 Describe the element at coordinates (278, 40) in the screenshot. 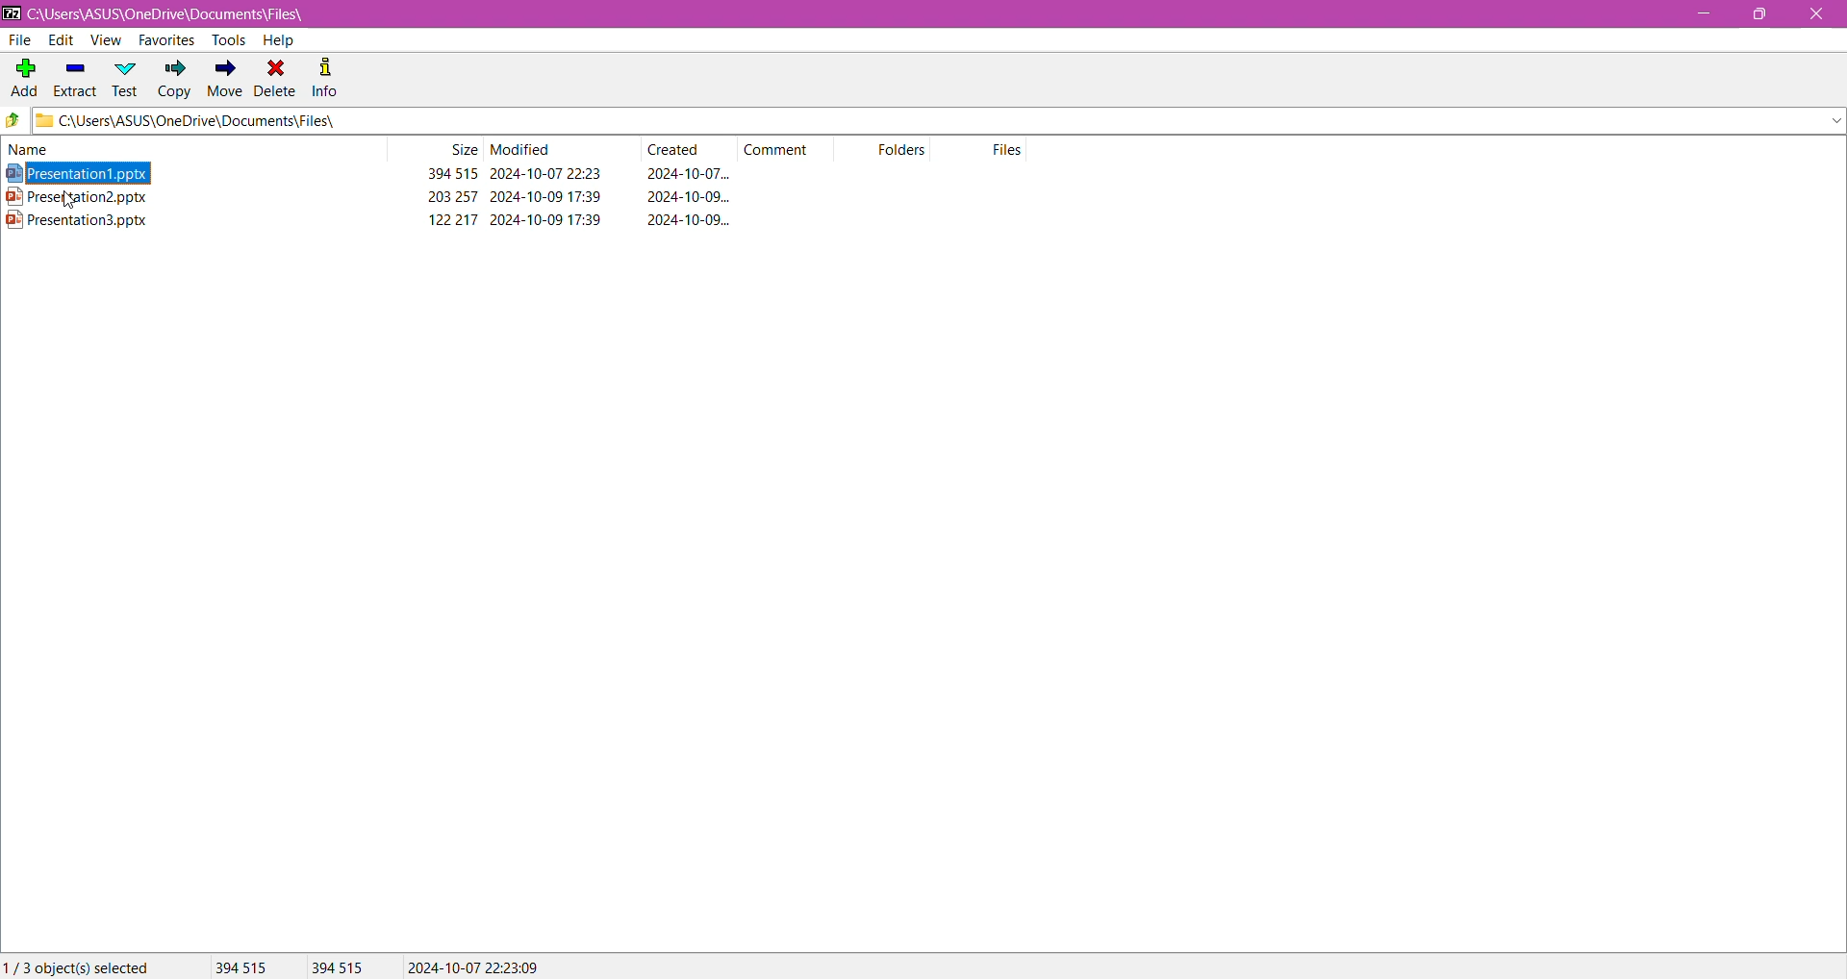

I see `Help` at that location.